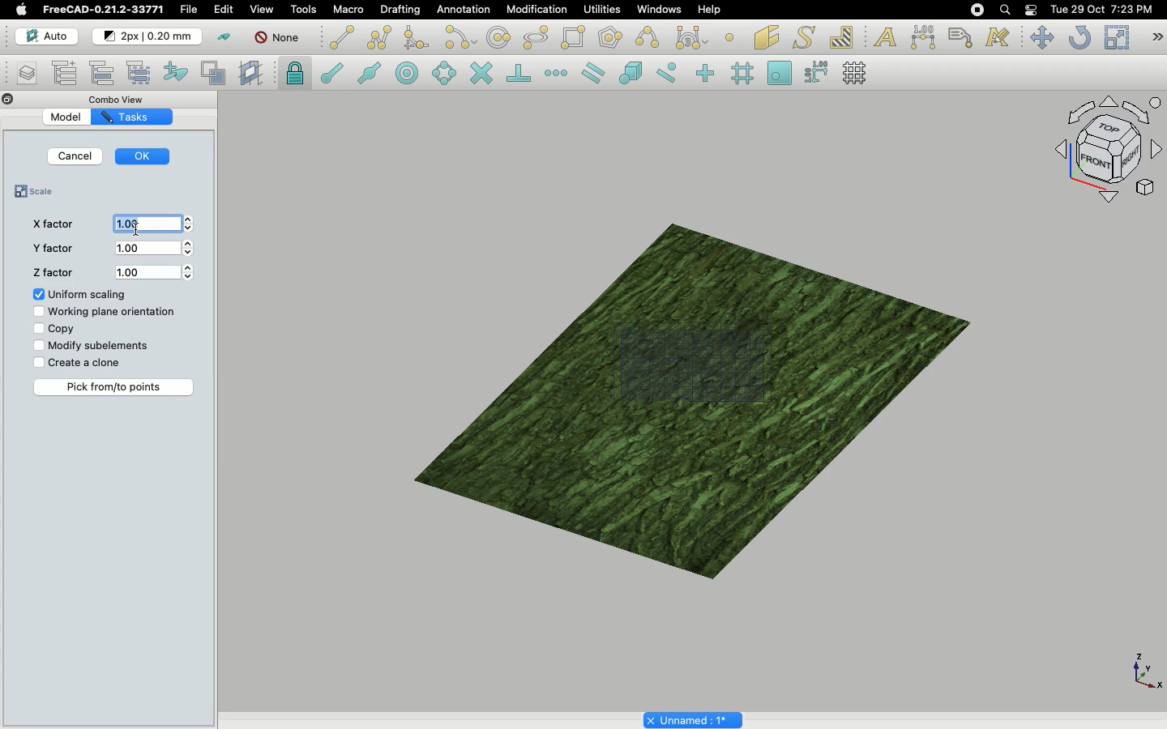 The width and height of the screenshot is (1167, 729). I want to click on Manage layers, so click(21, 74).